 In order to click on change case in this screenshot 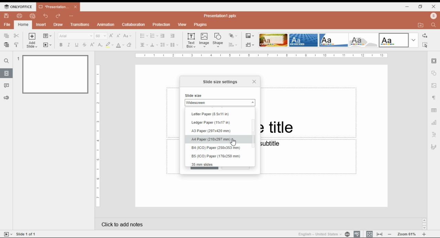, I will do `click(128, 36)`.